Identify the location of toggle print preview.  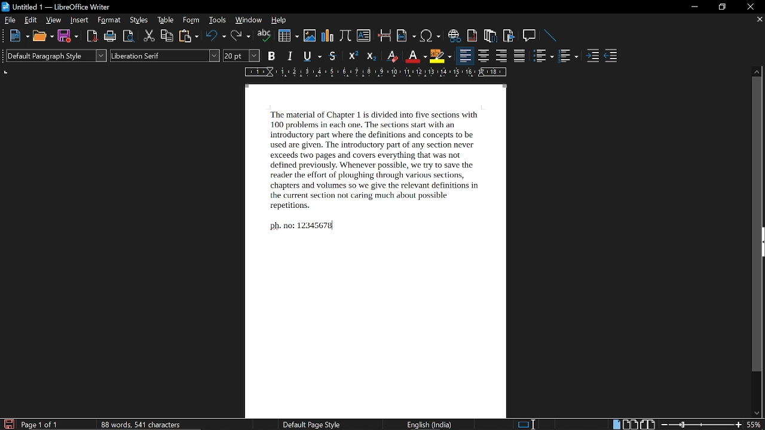
(128, 36).